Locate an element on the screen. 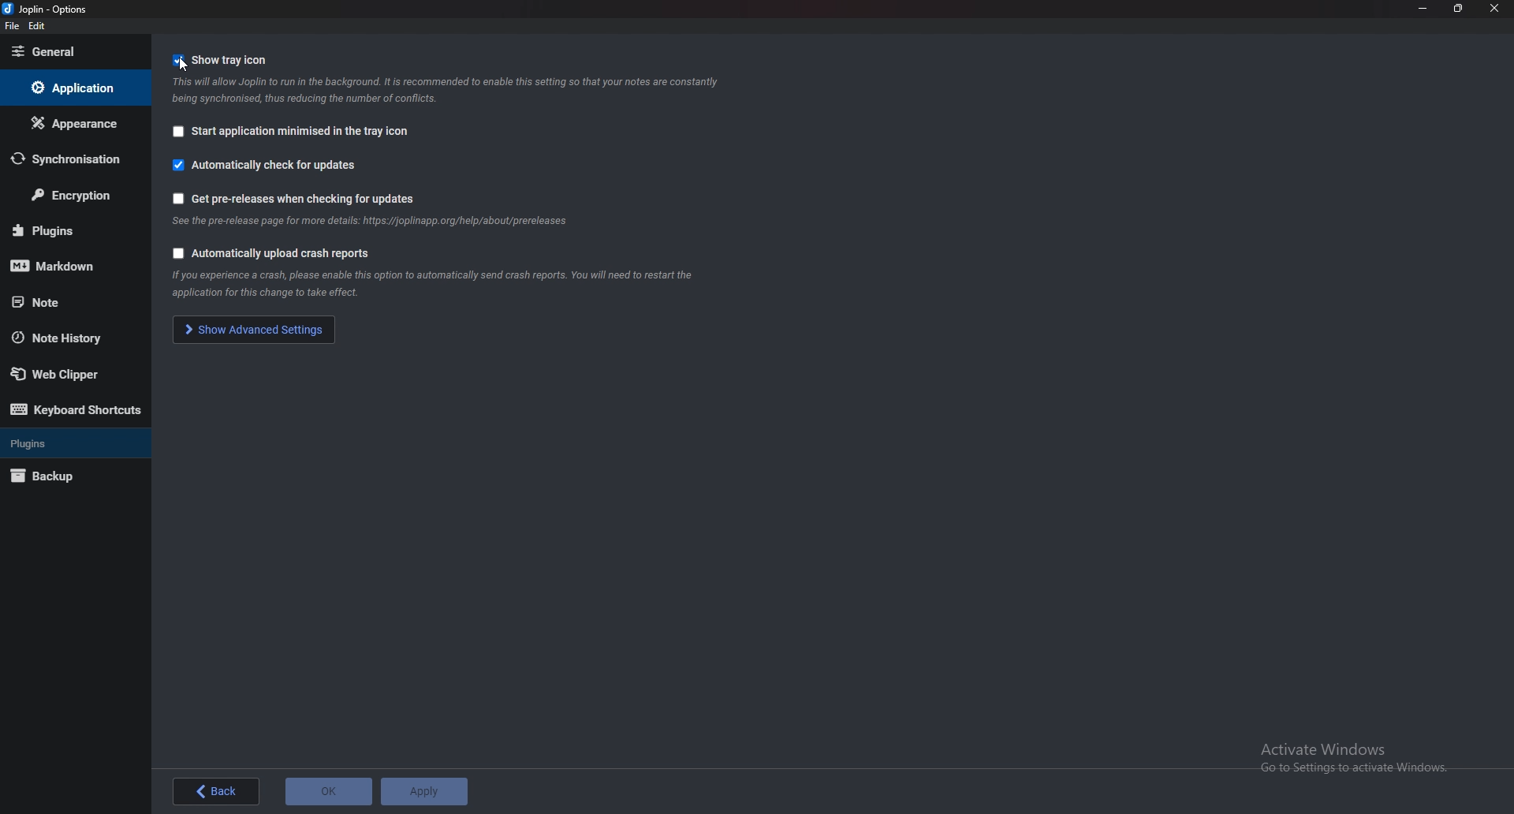 This screenshot has width=1514, height=814. Synchronization is located at coordinates (69, 159).